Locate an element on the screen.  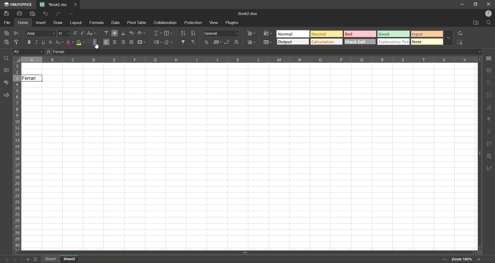
save is located at coordinates (7, 14).